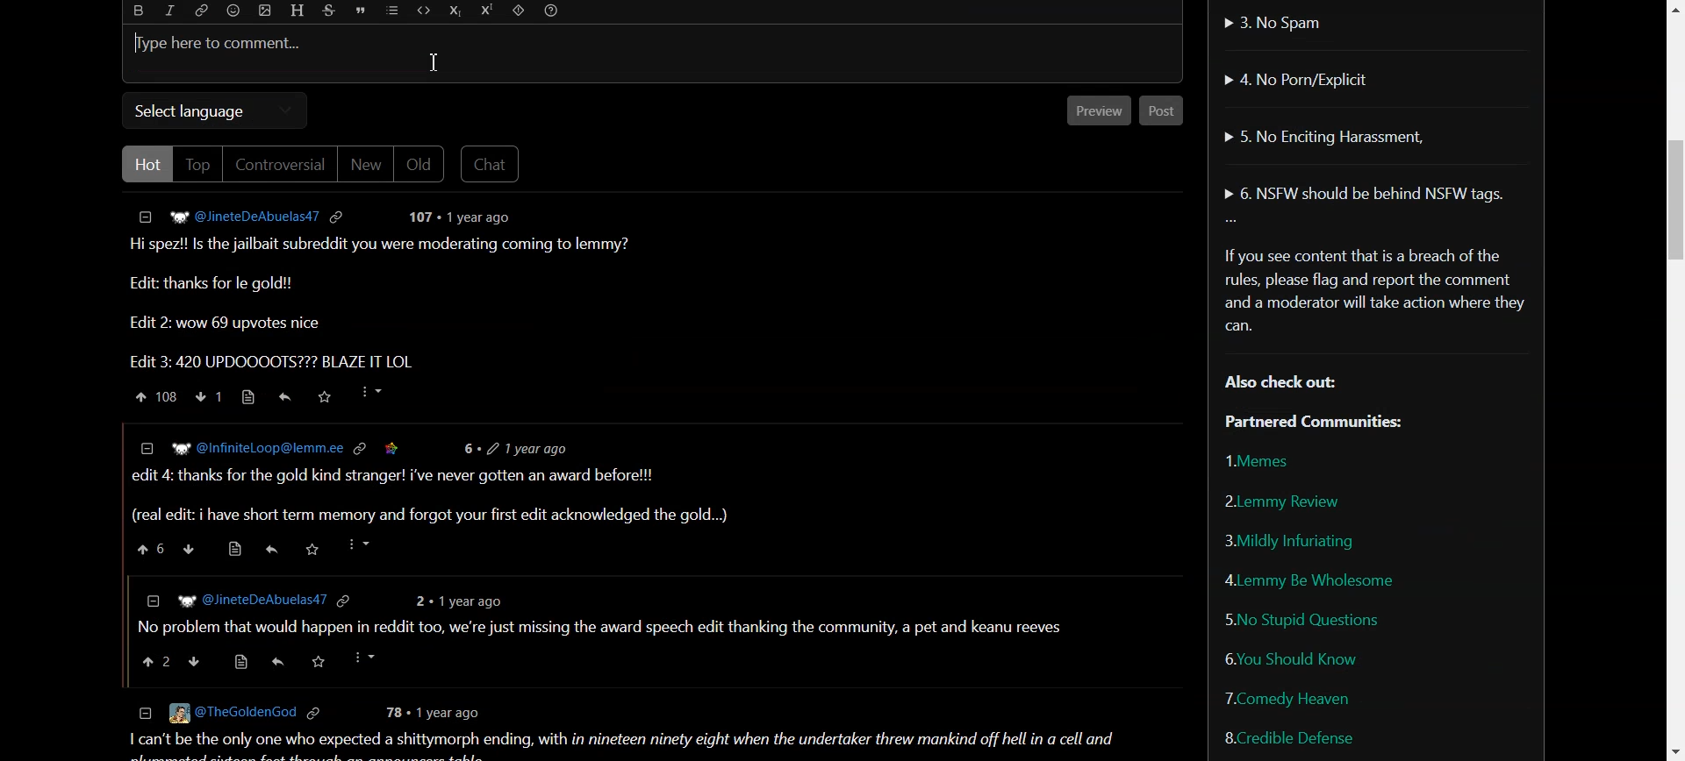 The image size is (1685, 761). What do you see at coordinates (1263, 460) in the screenshot?
I see `Memes` at bounding box center [1263, 460].